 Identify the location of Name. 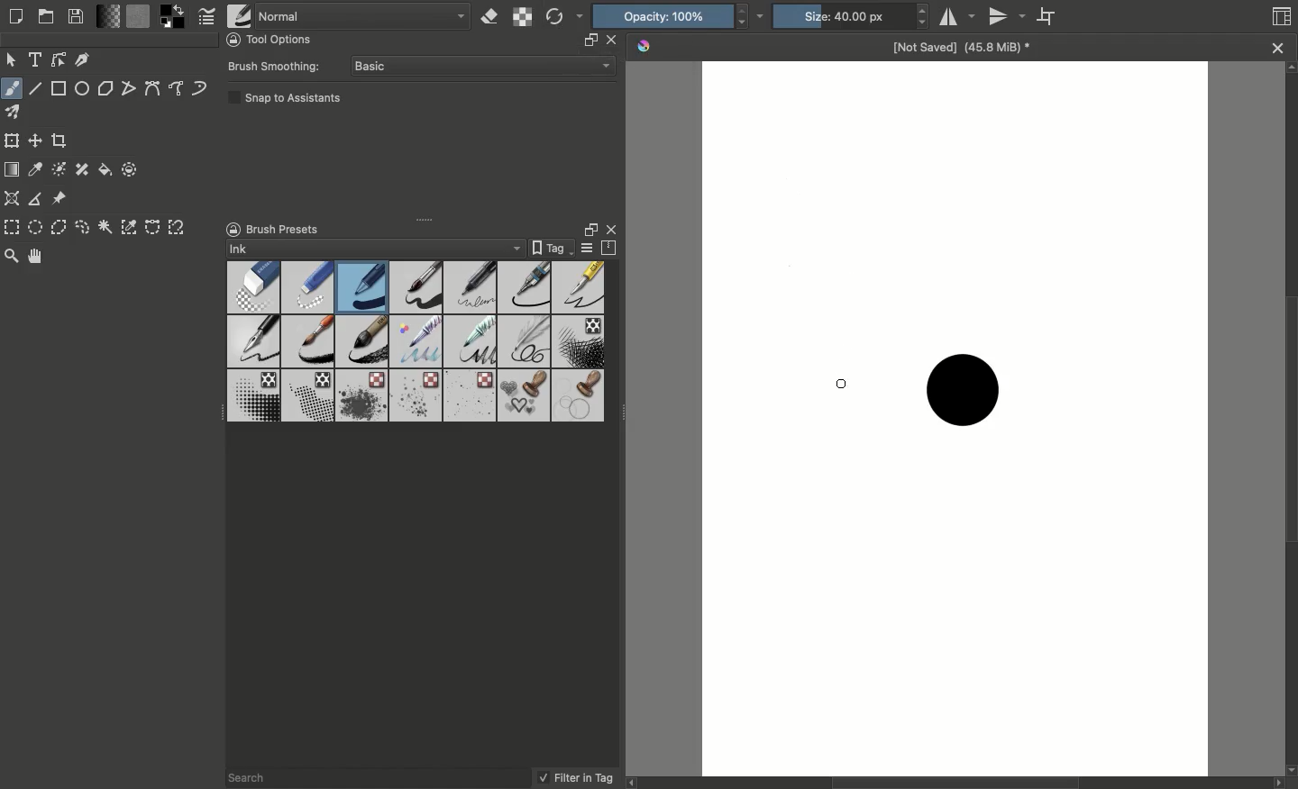
(963, 50).